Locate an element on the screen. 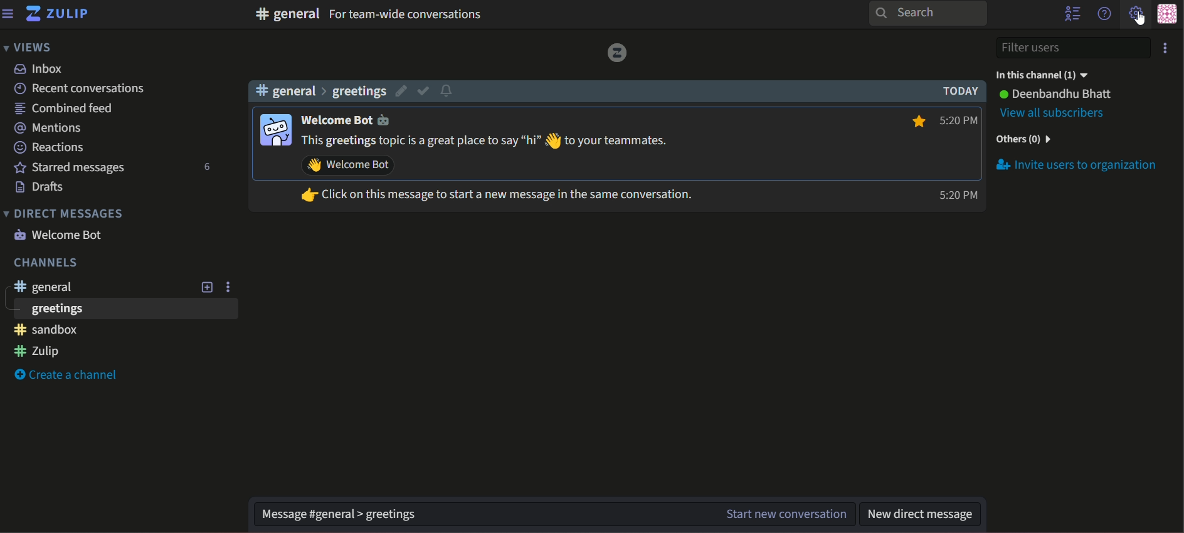  number of starred messages is located at coordinates (208, 167).